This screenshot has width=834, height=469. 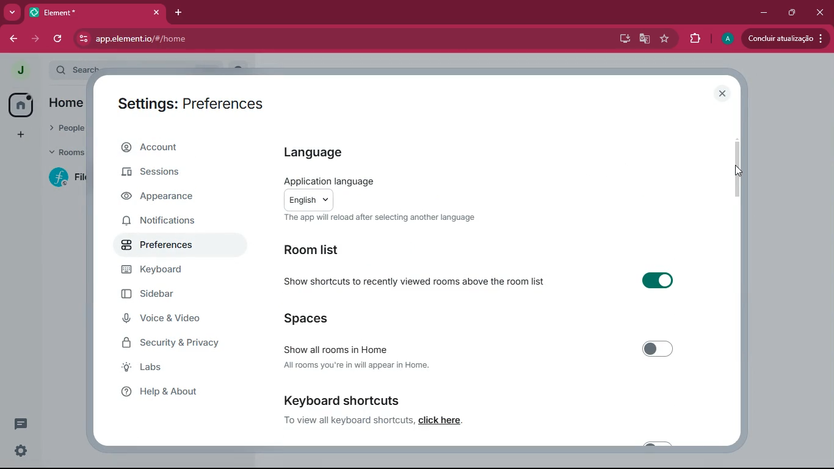 I want to click on close, so click(x=821, y=14).